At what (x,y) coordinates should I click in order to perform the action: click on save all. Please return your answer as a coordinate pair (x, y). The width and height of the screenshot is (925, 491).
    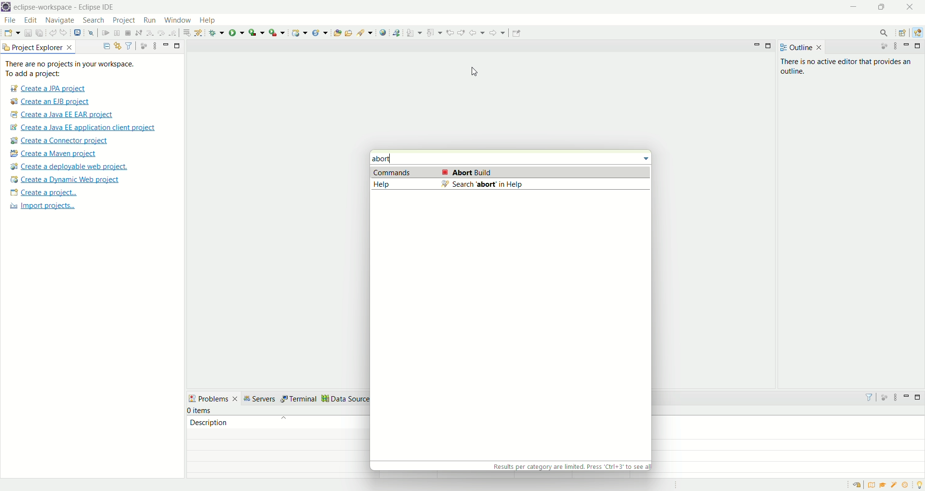
    Looking at the image, I should click on (39, 33).